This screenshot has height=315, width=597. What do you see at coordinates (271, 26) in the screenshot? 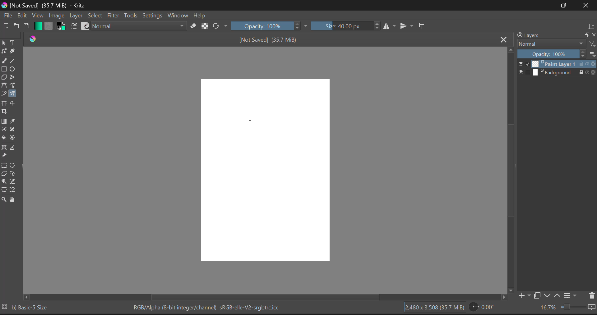
I see `Opacity 100%` at bounding box center [271, 26].